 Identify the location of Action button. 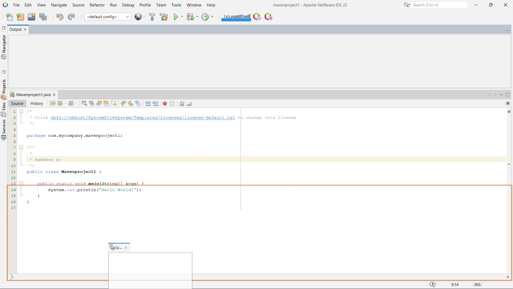
(510, 111).